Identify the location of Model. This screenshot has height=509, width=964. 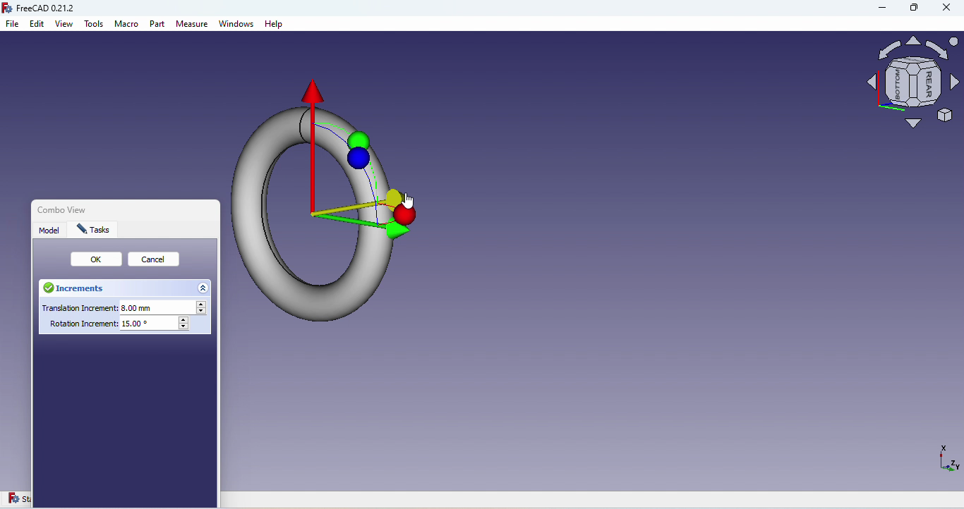
(51, 230).